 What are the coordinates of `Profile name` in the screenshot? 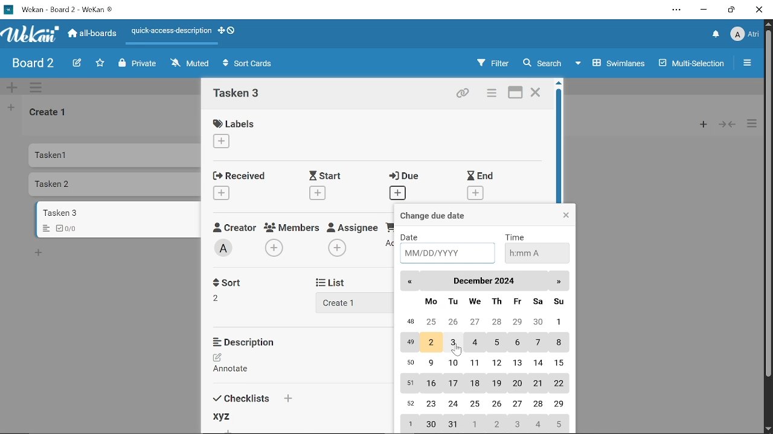 It's located at (745, 33).